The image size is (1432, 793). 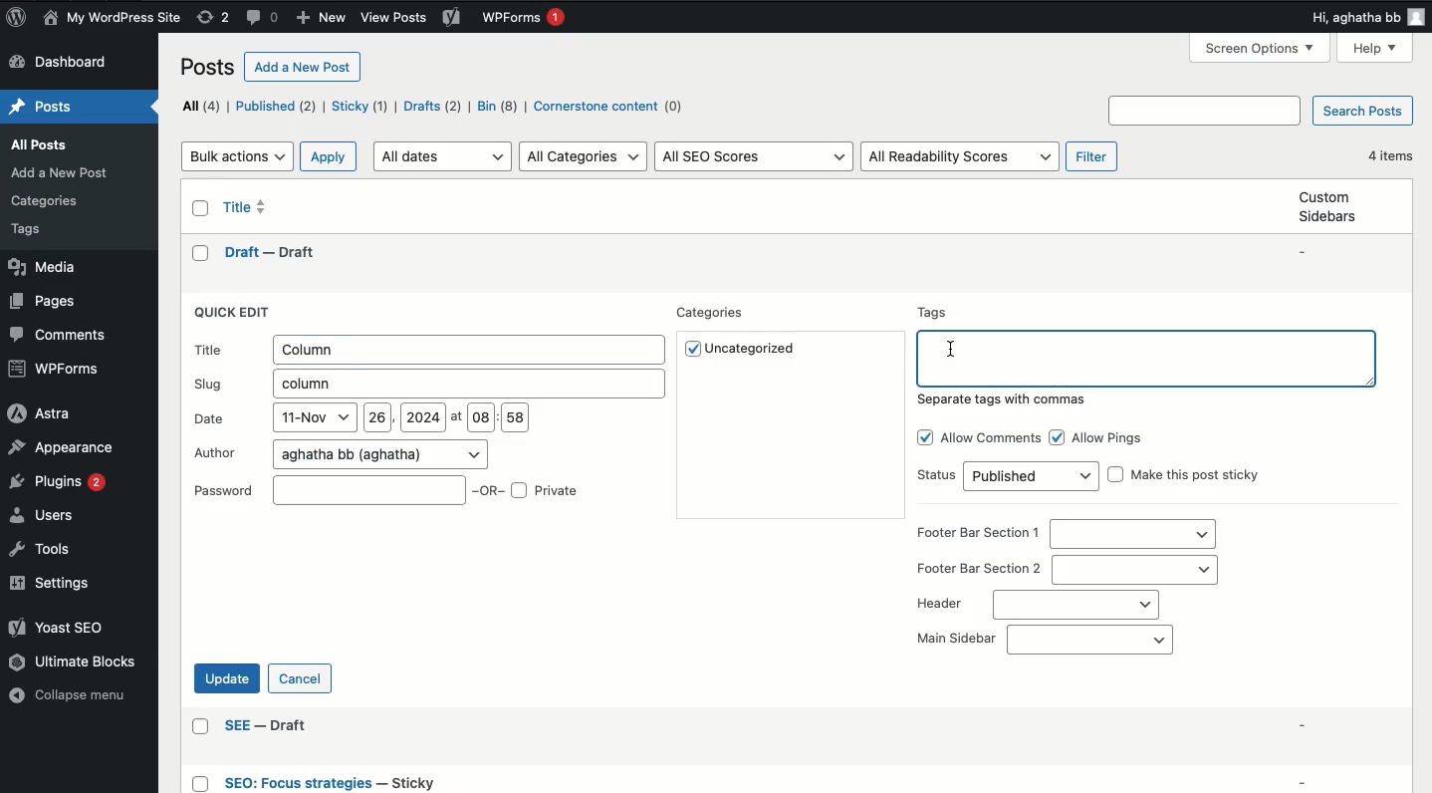 I want to click on Password, so click(x=327, y=489).